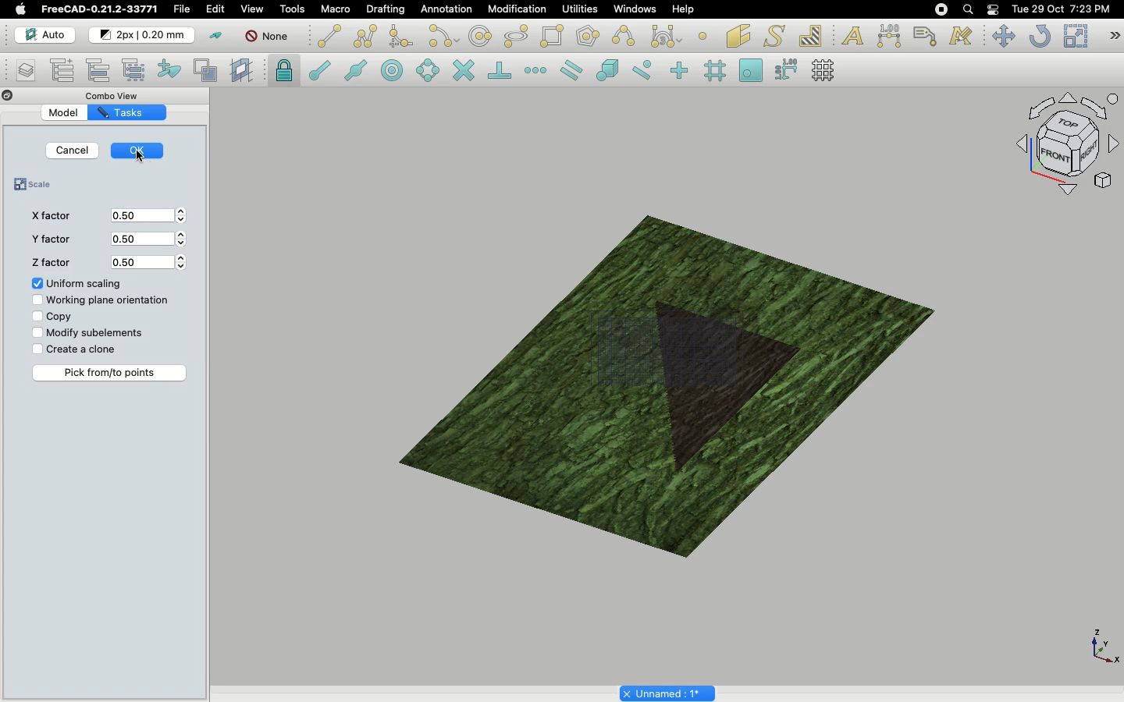 The height and width of the screenshot is (702, 1124). What do you see at coordinates (136, 69) in the screenshot?
I see `Select group` at bounding box center [136, 69].